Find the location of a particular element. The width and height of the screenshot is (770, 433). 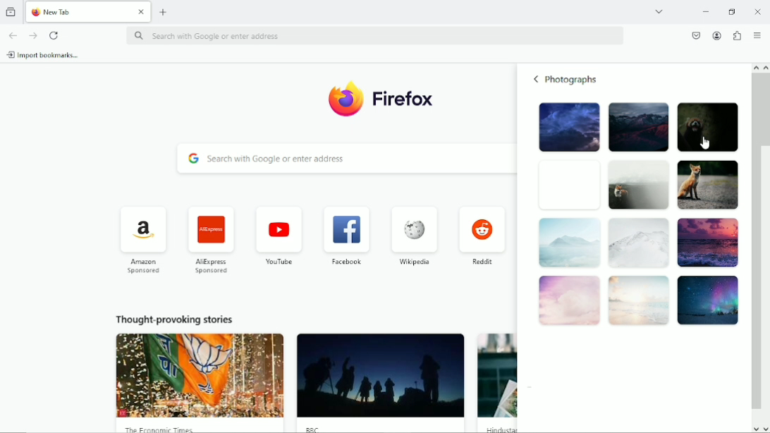

New tab is located at coordinates (78, 11).